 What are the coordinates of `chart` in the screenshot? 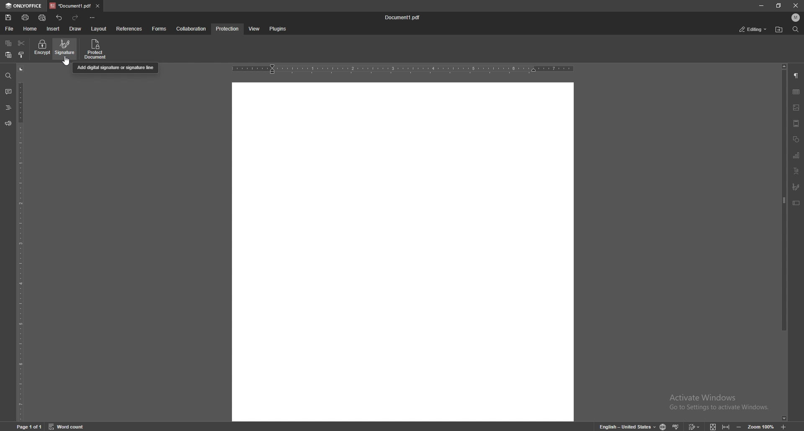 It's located at (796, 156).